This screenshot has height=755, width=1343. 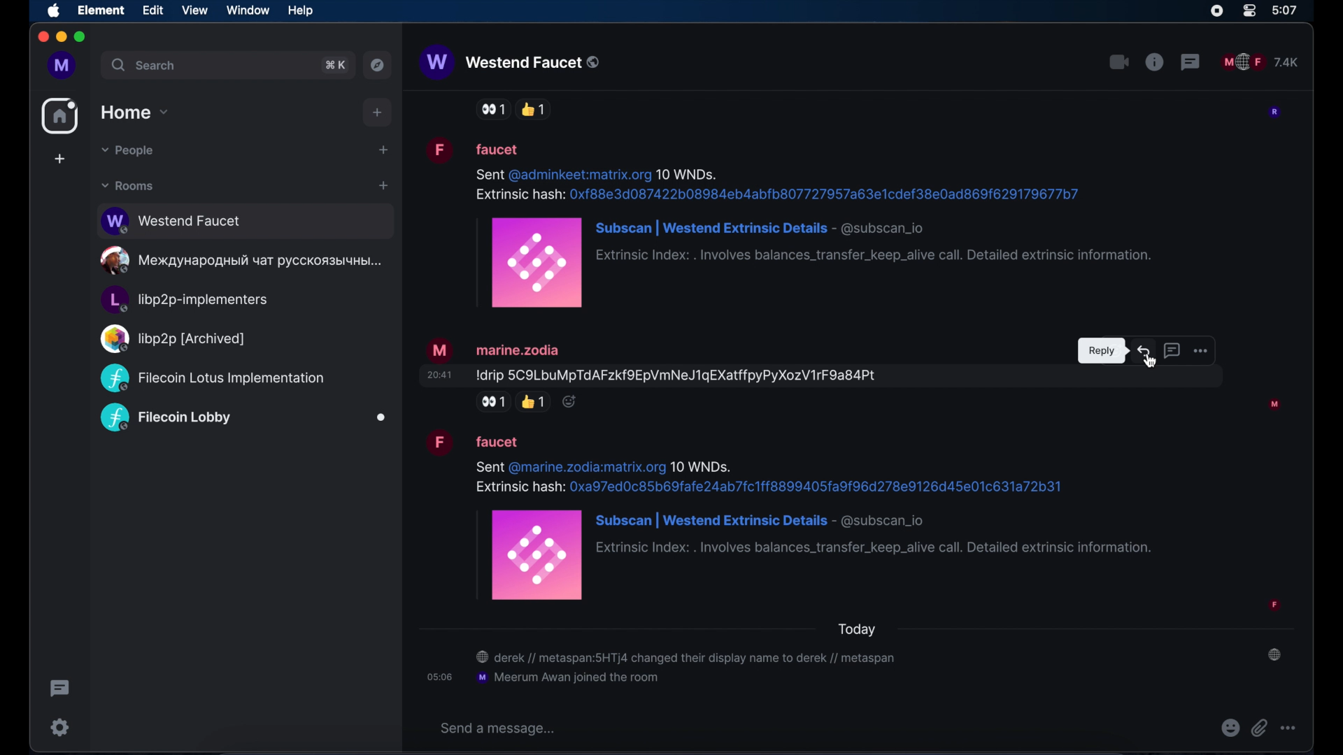 I want to click on side eye reaction, so click(x=492, y=110).